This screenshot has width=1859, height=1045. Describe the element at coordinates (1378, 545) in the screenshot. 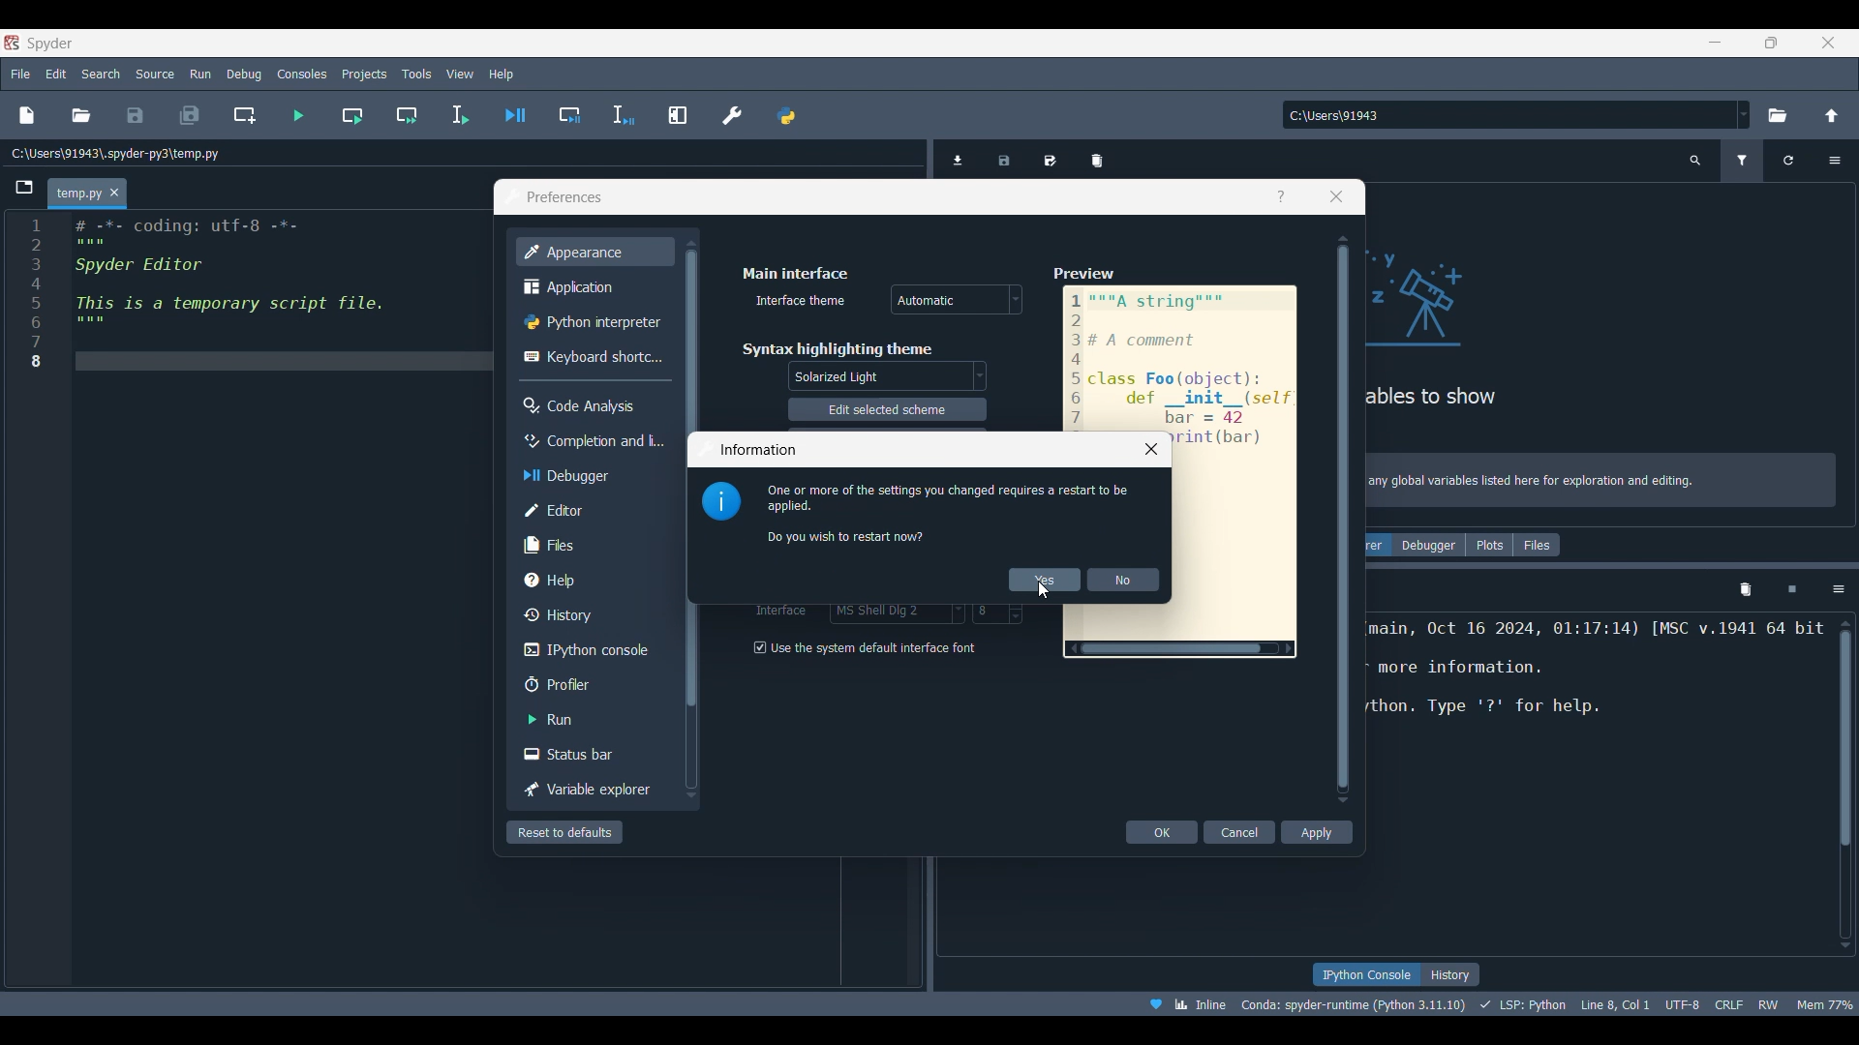

I see `Variable explorer` at that location.